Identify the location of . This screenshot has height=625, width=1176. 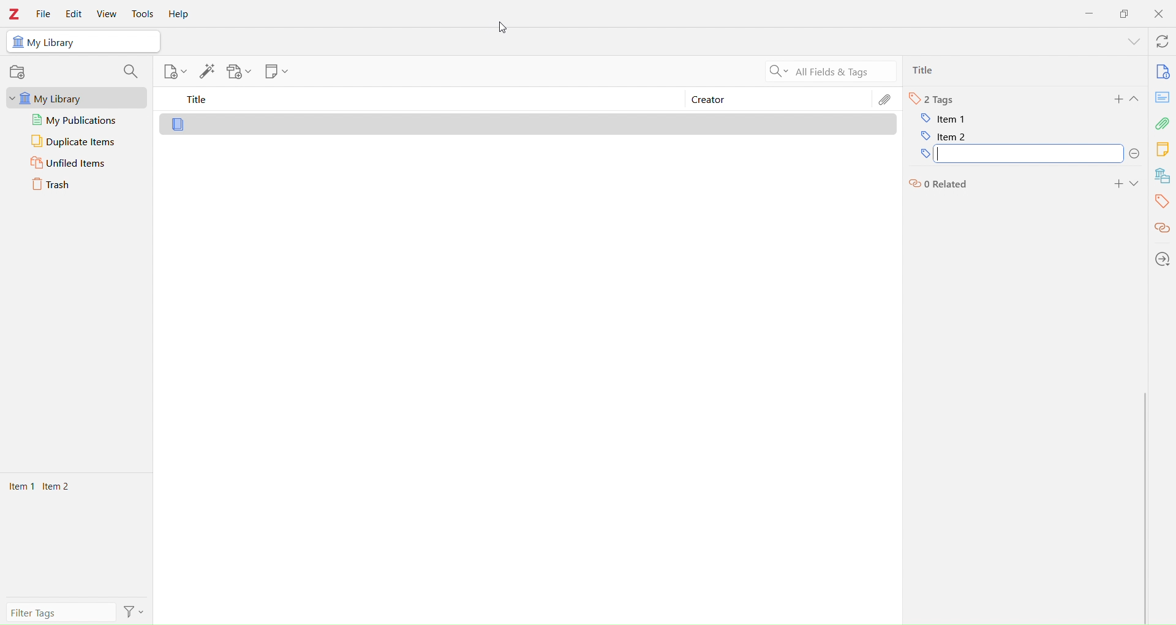
(1117, 100).